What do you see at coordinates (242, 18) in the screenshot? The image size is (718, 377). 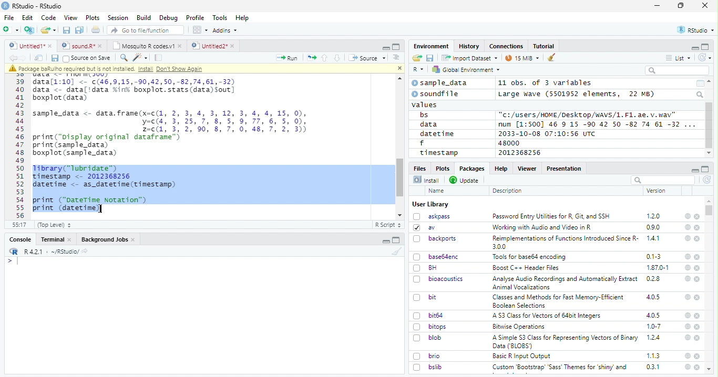 I see `Help` at bounding box center [242, 18].